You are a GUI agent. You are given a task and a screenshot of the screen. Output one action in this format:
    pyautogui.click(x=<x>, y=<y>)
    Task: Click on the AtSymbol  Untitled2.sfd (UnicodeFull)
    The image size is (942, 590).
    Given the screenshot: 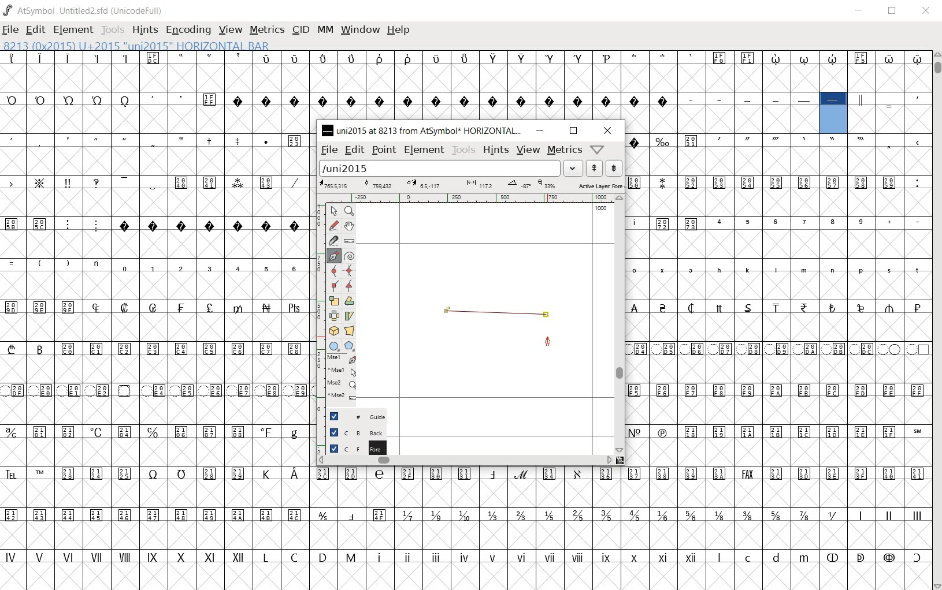 What is the action you would take?
    pyautogui.click(x=84, y=10)
    